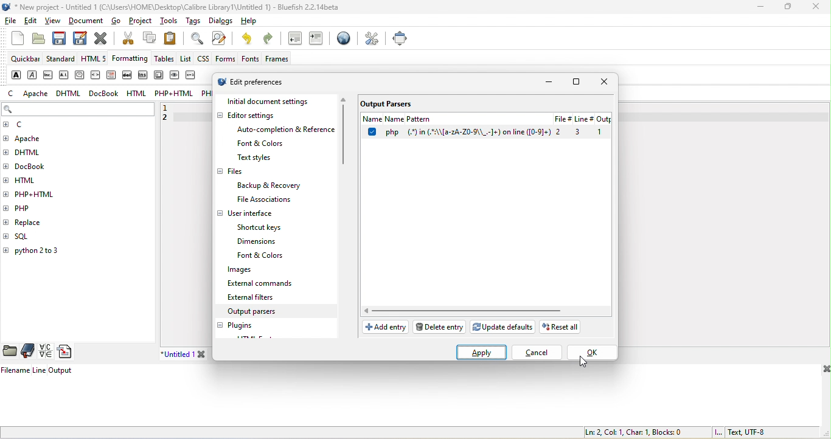 The height and width of the screenshot is (439, 831). What do you see at coordinates (172, 7) in the screenshot?
I see `title` at bounding box center [172, 7].